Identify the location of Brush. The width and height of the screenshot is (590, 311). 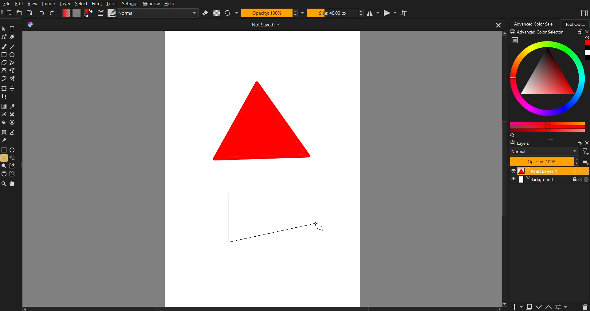
(5, 46).